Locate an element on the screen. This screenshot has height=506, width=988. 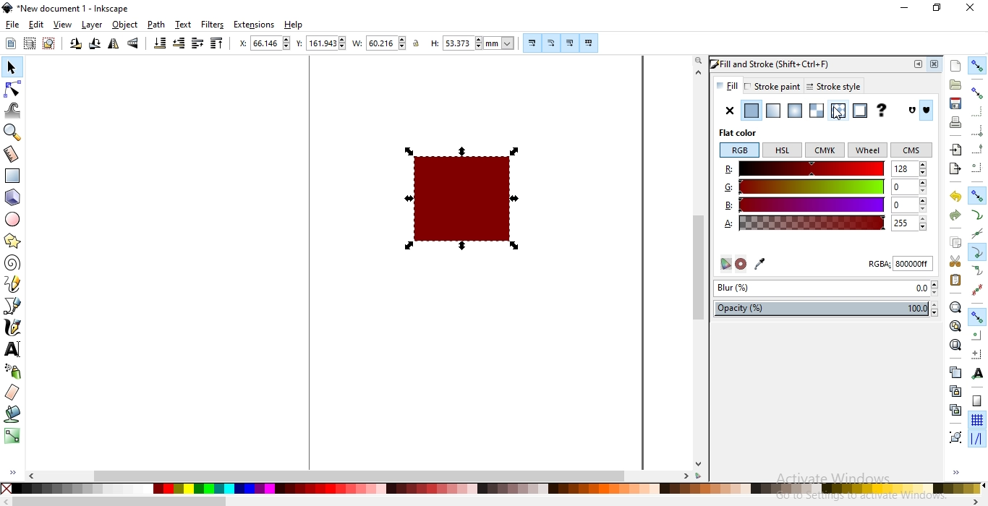
RGBA is located at coordinates (900, 265).